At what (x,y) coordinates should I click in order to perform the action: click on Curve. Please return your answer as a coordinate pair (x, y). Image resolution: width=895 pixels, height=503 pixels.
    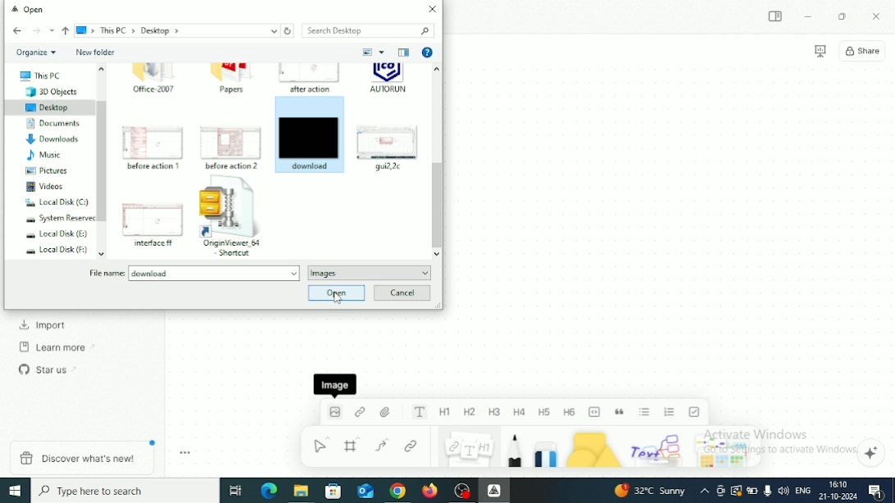
    Looking at the image, I should click on (385, 445).